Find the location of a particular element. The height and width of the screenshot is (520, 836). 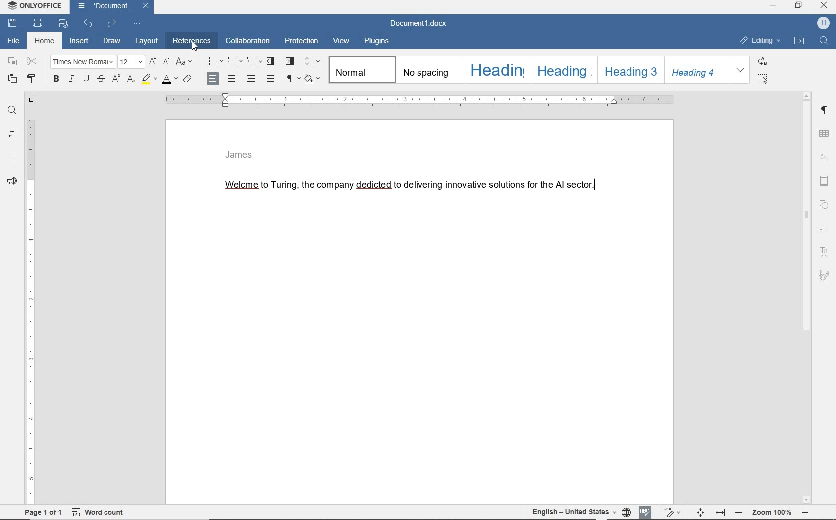

underline is located at coordinates (87, 80).